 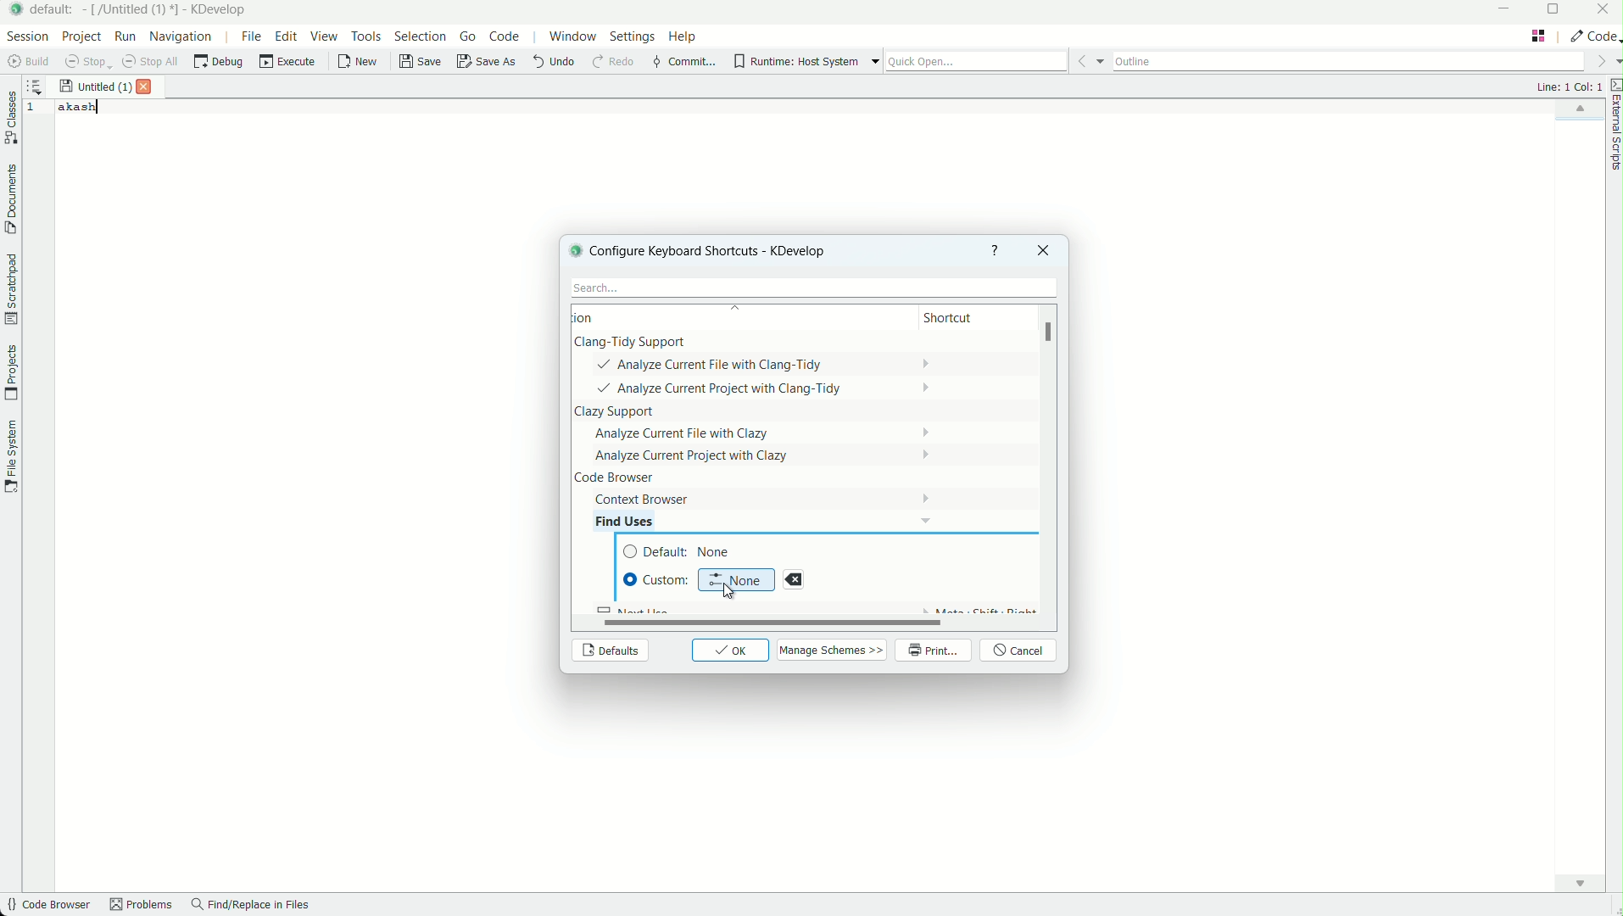 I want to click on settings menu, so click(x=632, y=39).